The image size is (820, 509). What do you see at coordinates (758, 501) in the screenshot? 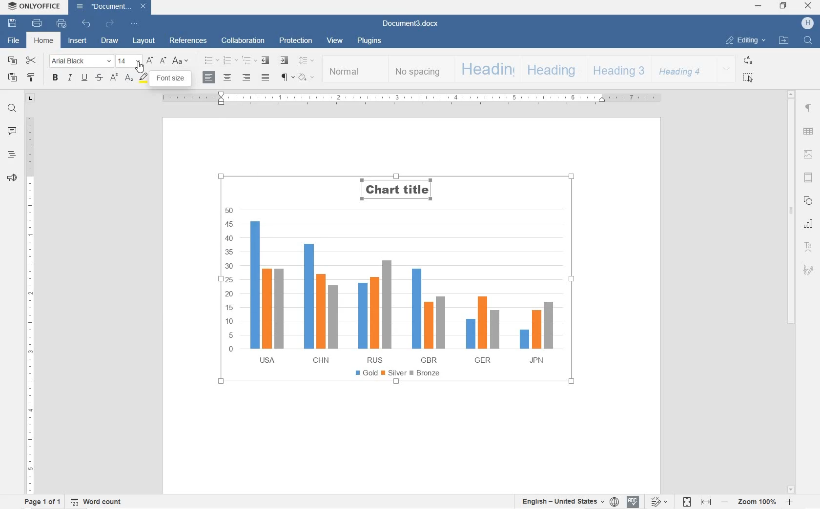
I see `ZOOM IN OR OUT` at bounding box center [758, 501].